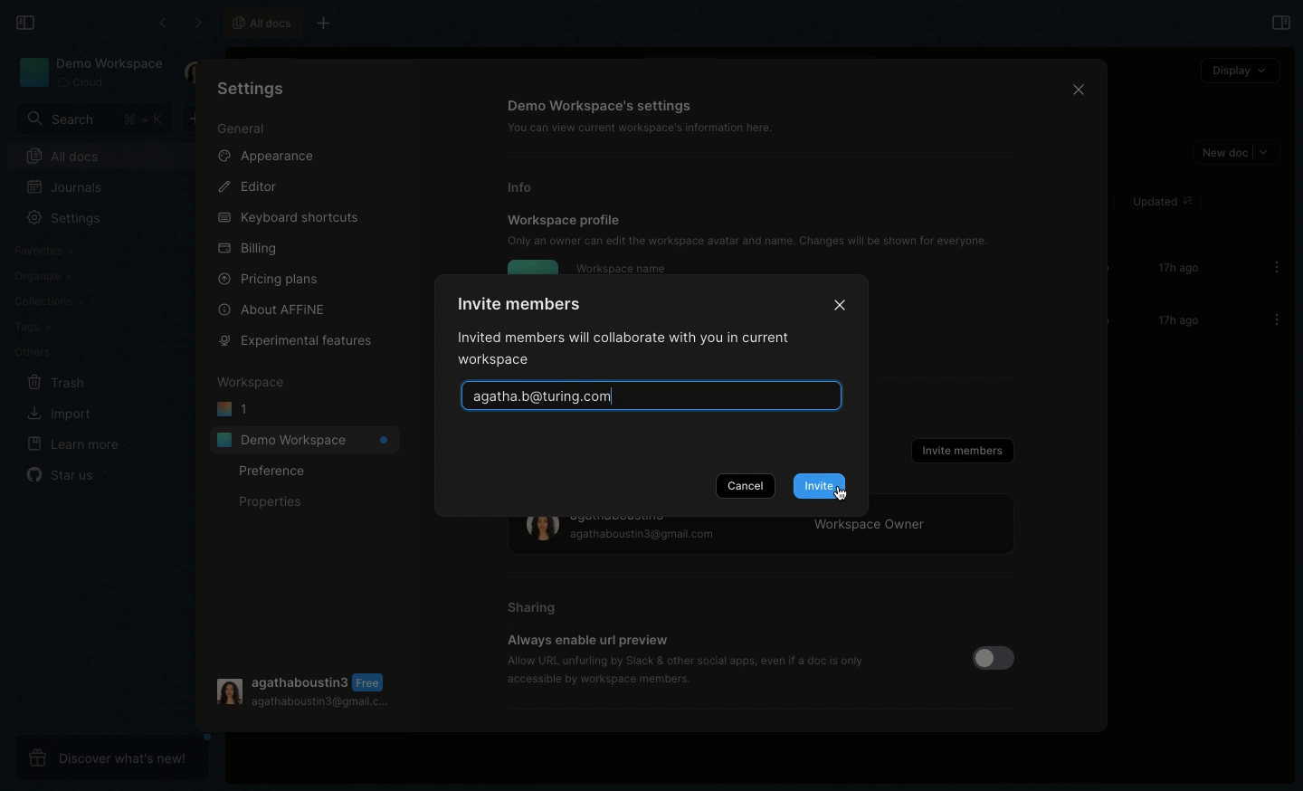 The image size is (1303, 791). What do you see at coordinates (602, 105) in the screenshot?
I see `Demo workspace's settings` at bounding box center [602, 105].